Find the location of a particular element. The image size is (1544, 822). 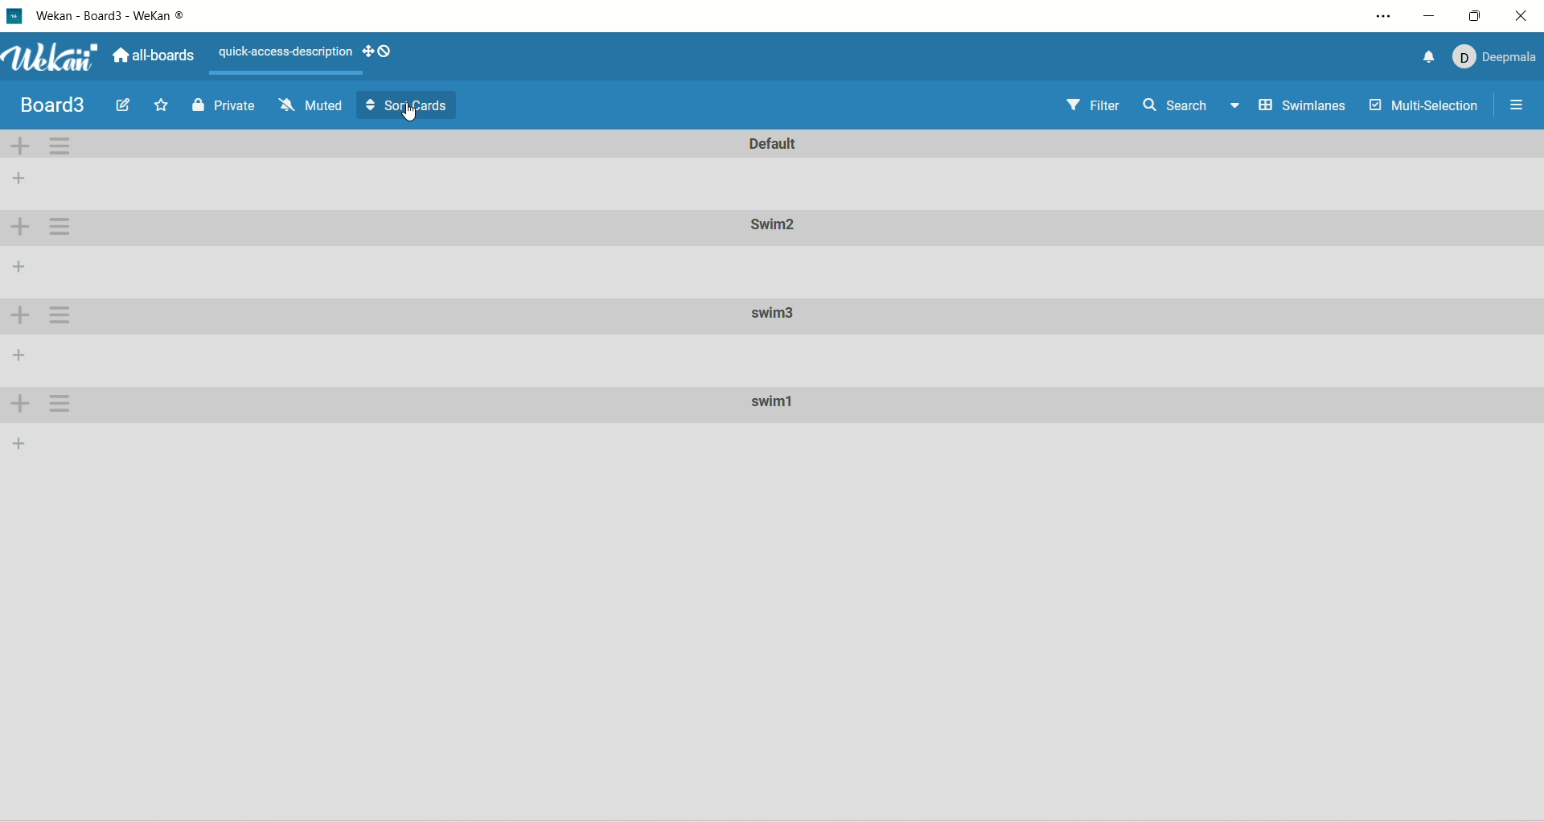

show-desktop-drag-handles is located at coordinates (382, 51).